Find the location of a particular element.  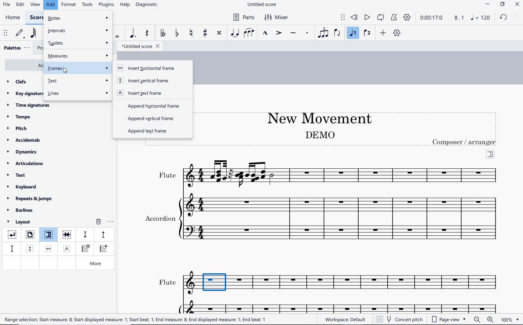

add  is located at coordinates (51, 5).